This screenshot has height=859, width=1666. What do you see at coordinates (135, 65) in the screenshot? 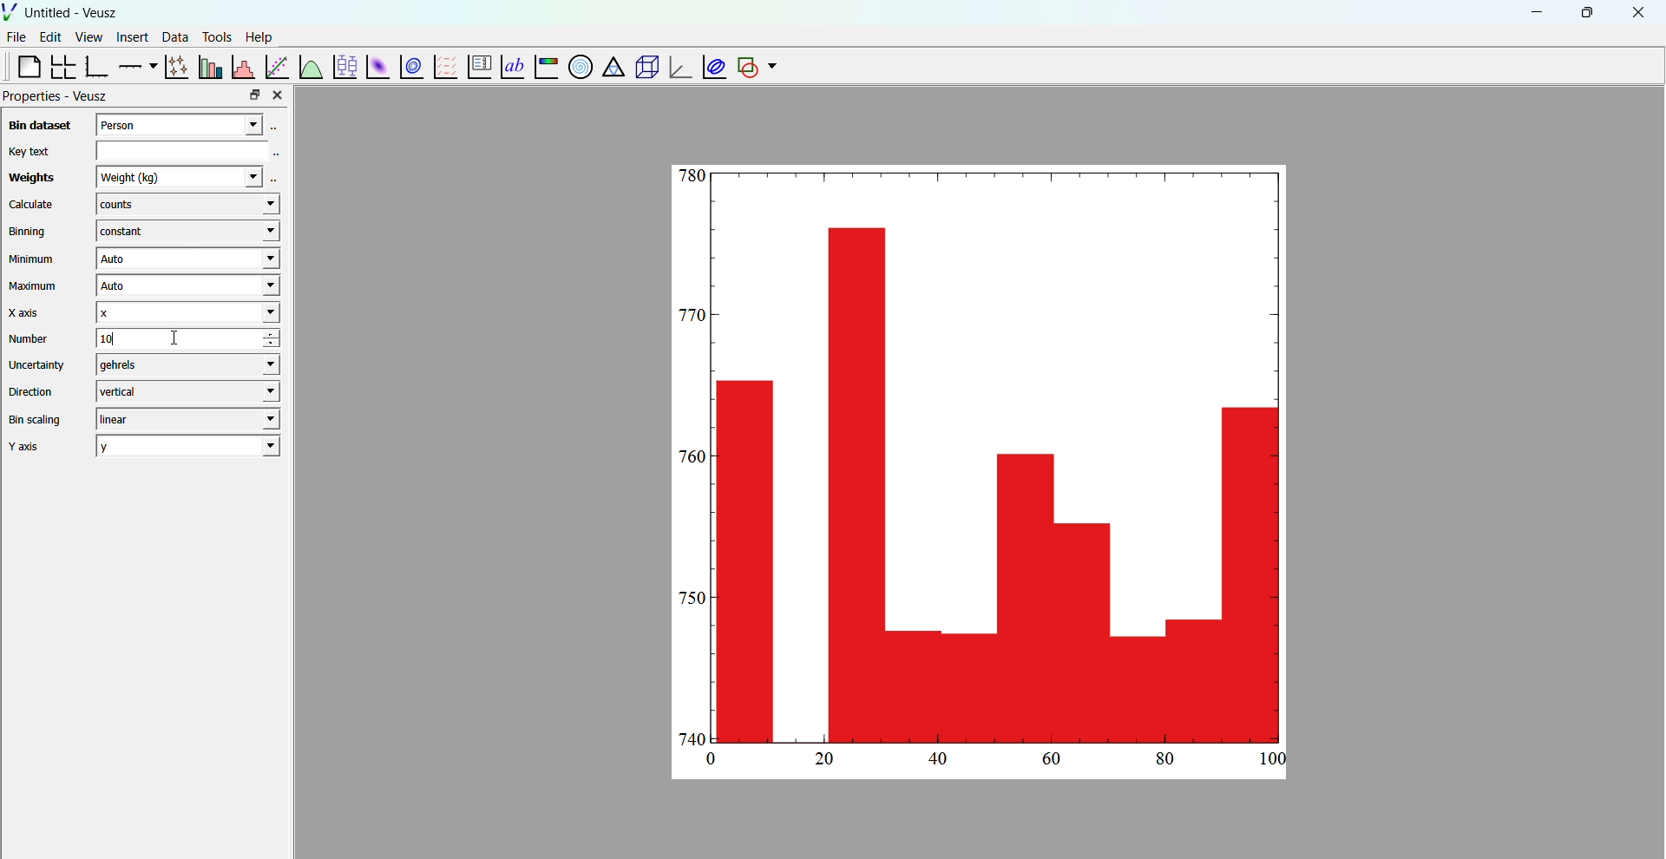
I see `add an axis to a plot` at bounding box center [135, 65].